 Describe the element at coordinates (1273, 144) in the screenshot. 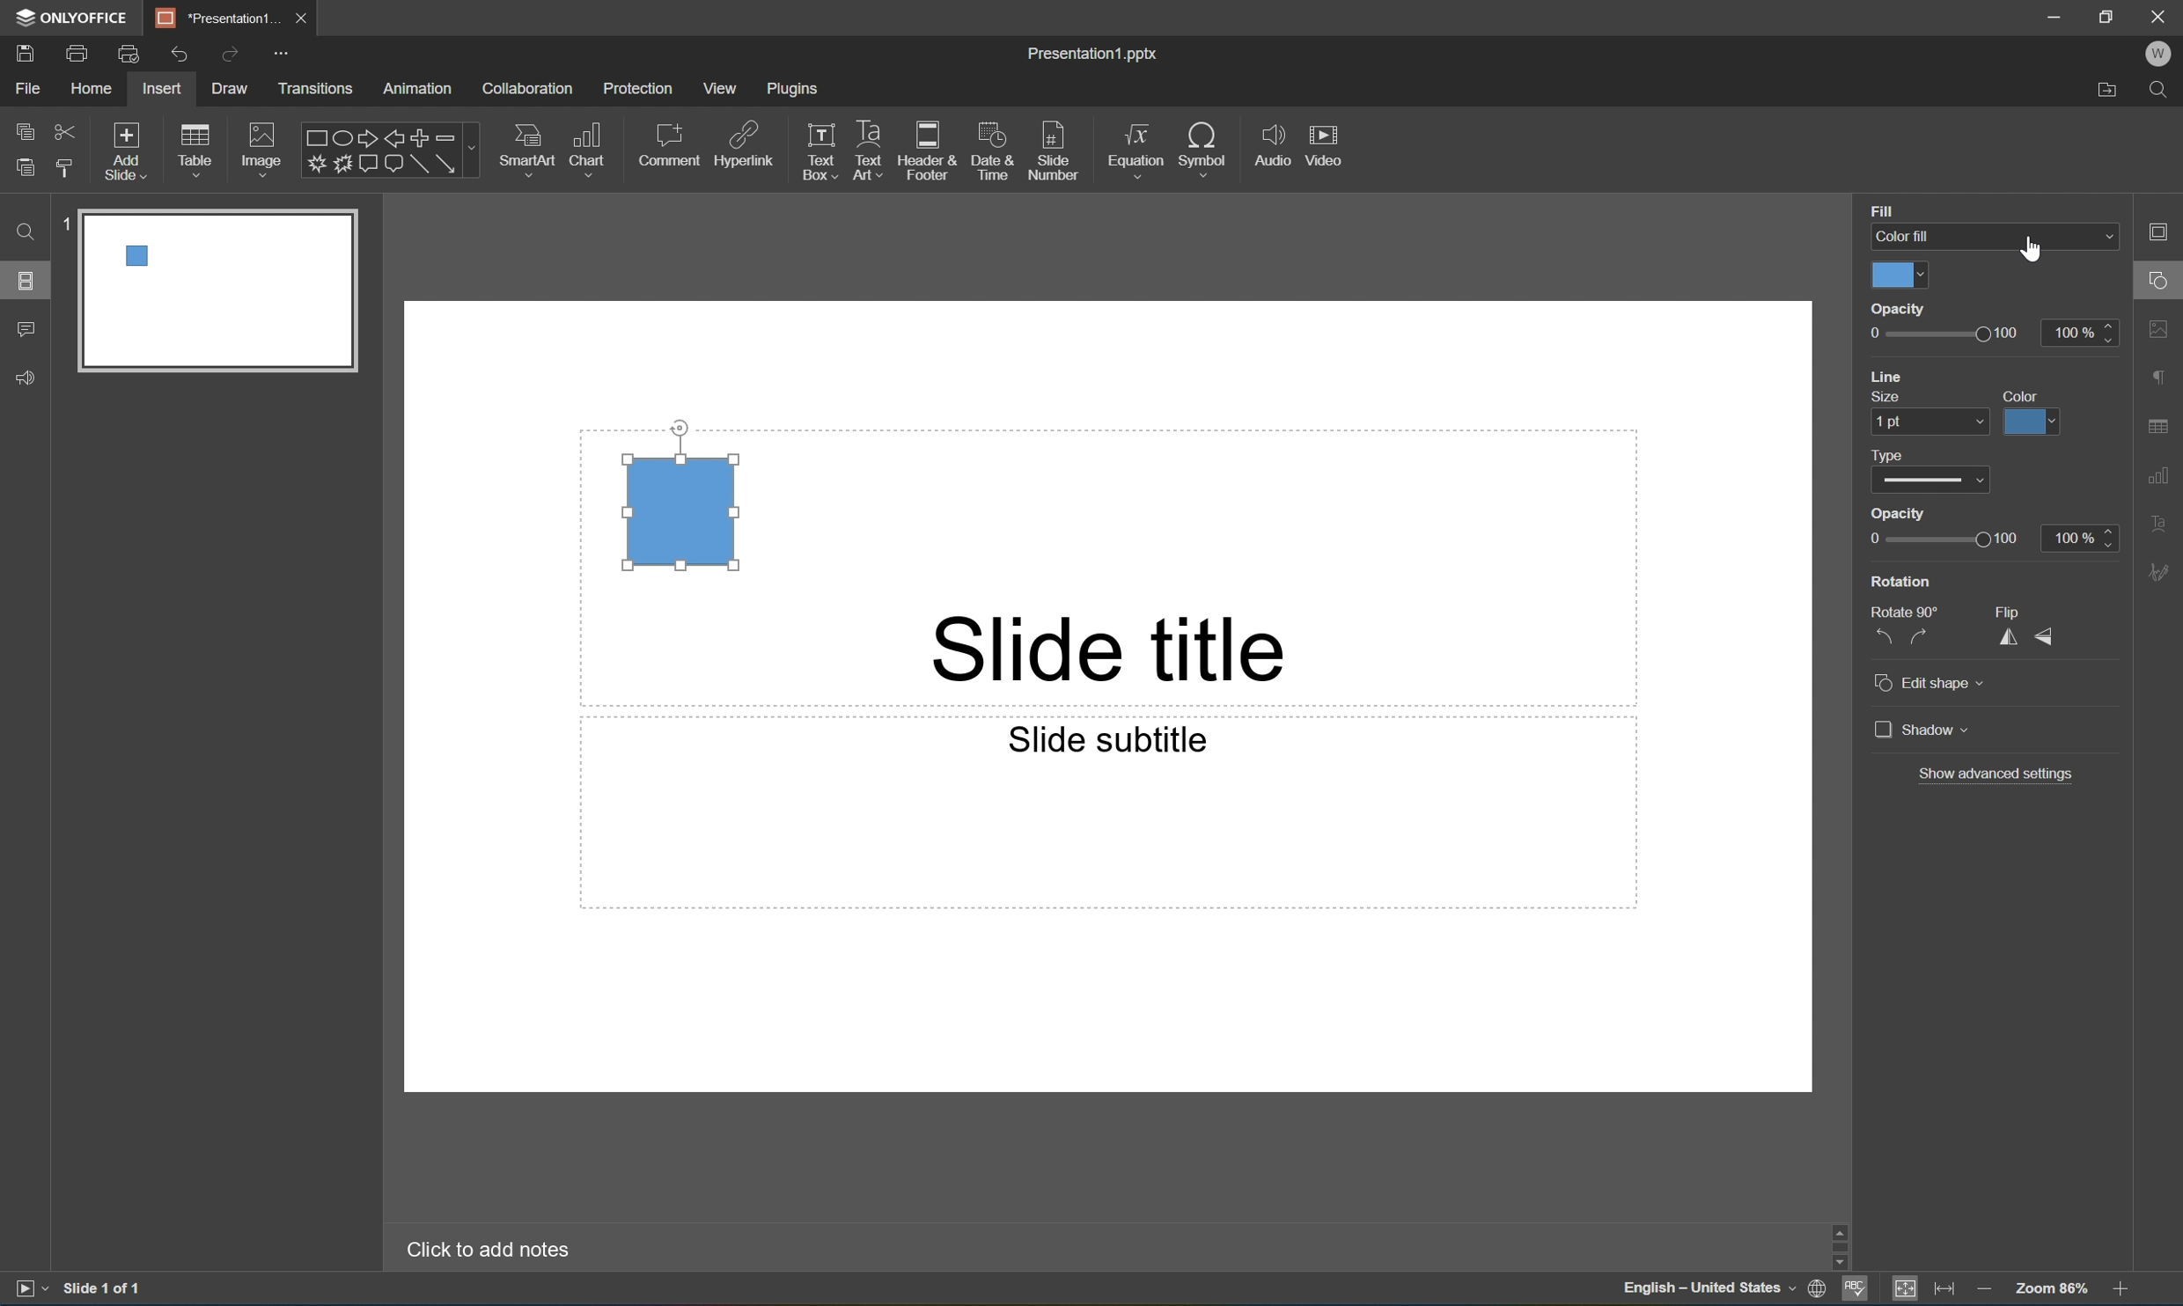

I see `Audio` at that location.